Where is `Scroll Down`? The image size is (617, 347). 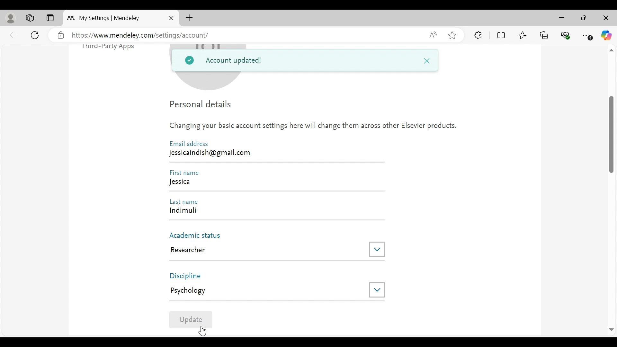
Scroll Down is located at coordinates (611, 330).